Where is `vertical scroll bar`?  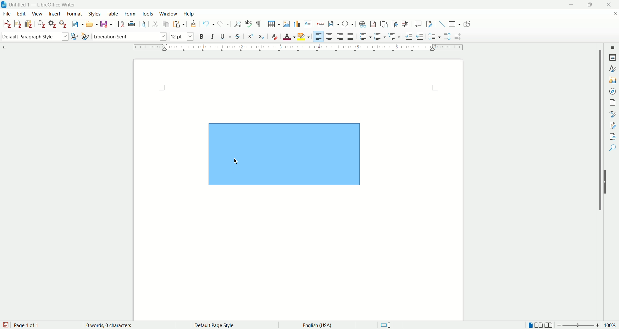 vertical scroll bar is located at coordinates (598, 184).